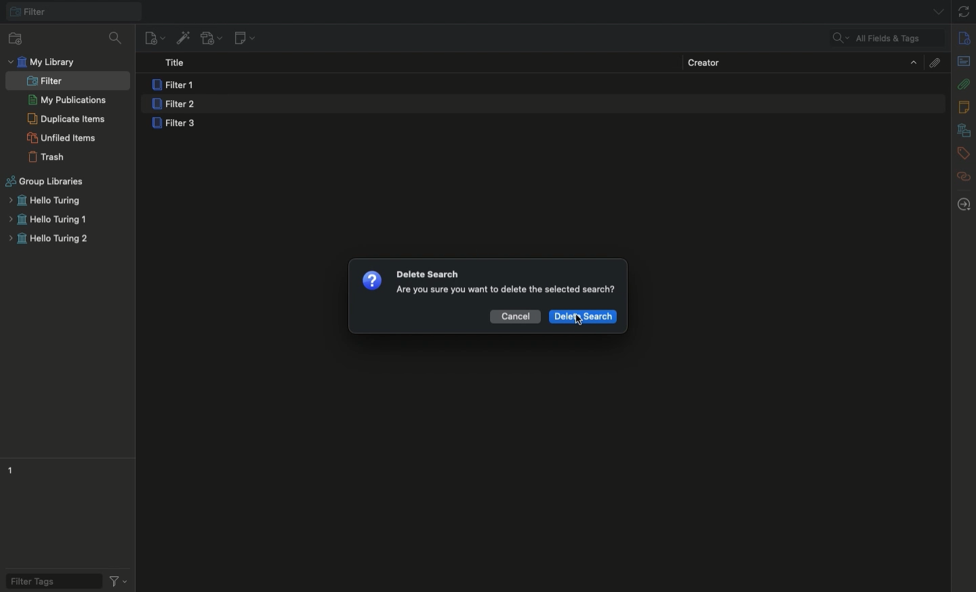  What do you see at coordinates (964, 12) in the screenshot?
I see `Sync` at bounding box center [964, 12].